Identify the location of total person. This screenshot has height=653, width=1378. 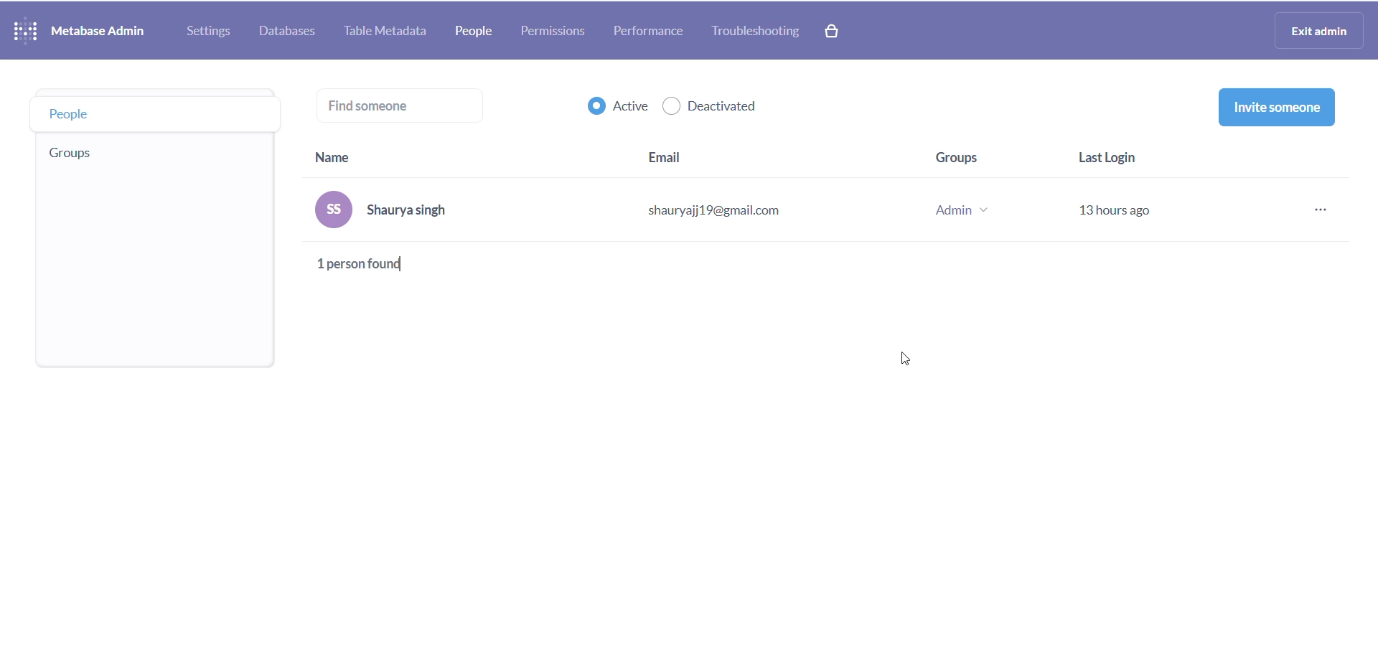
(365, 267).